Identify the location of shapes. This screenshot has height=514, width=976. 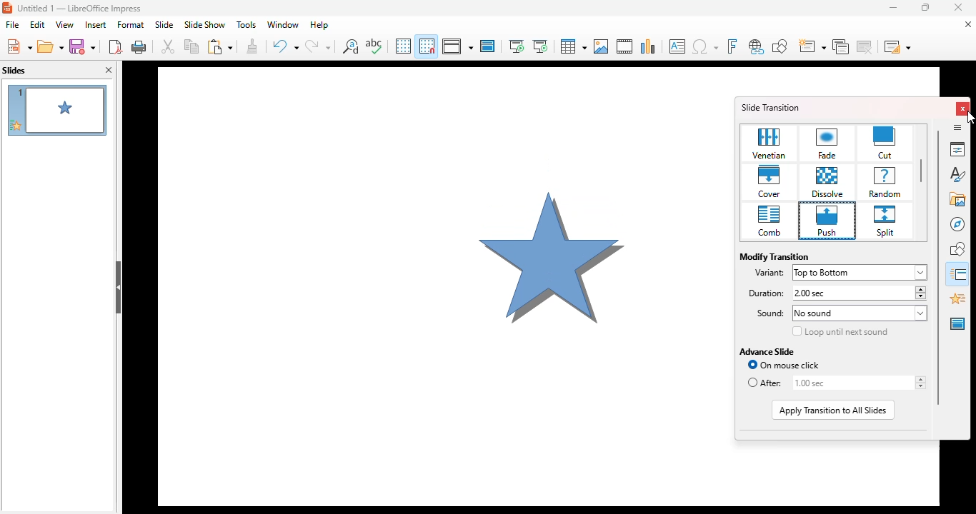
(959, 248).